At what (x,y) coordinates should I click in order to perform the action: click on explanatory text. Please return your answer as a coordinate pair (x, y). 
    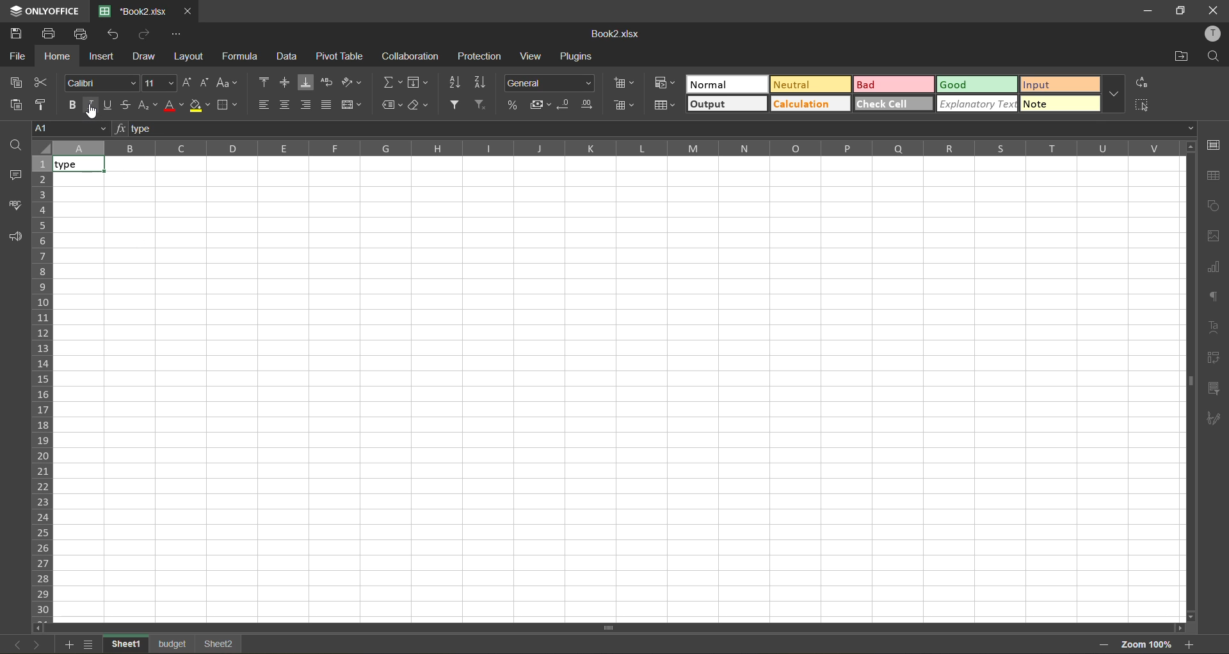
    Looking at the image, I should click on (976, 104).